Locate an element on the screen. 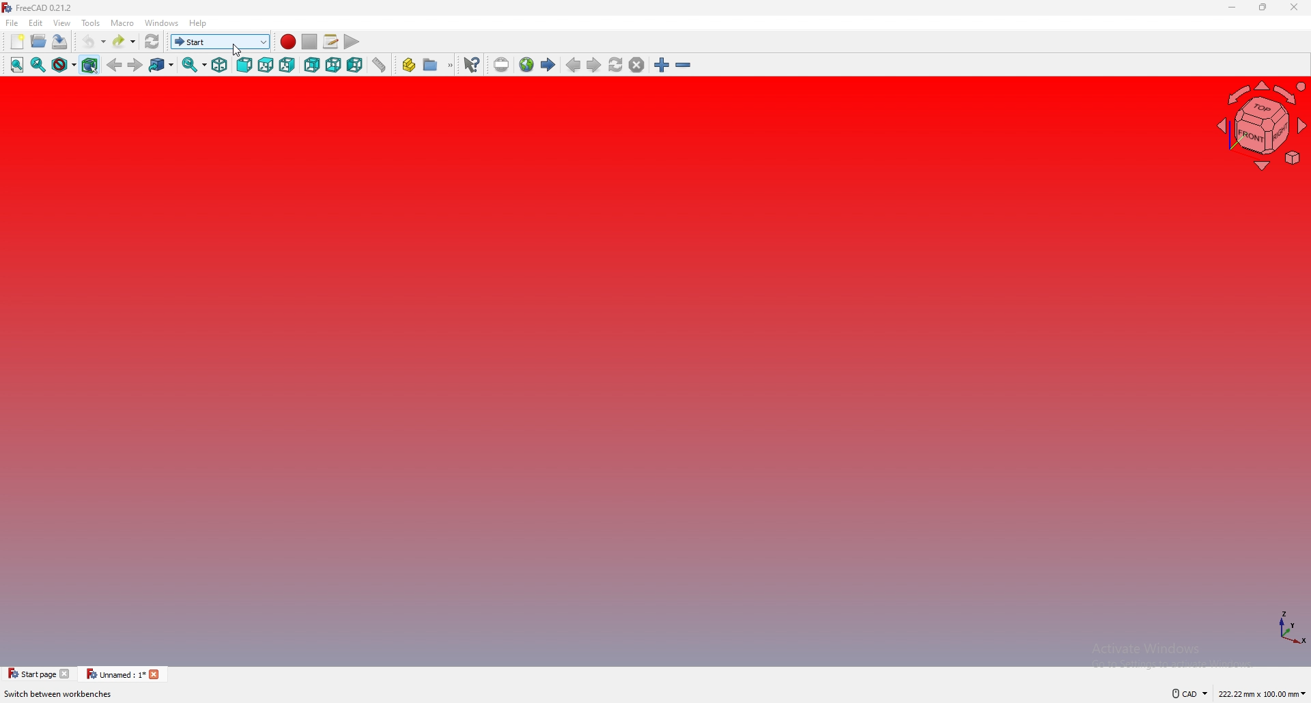 The height and width of the screenshot is (703, 1311). fit all is located at coordinates (16, 65).